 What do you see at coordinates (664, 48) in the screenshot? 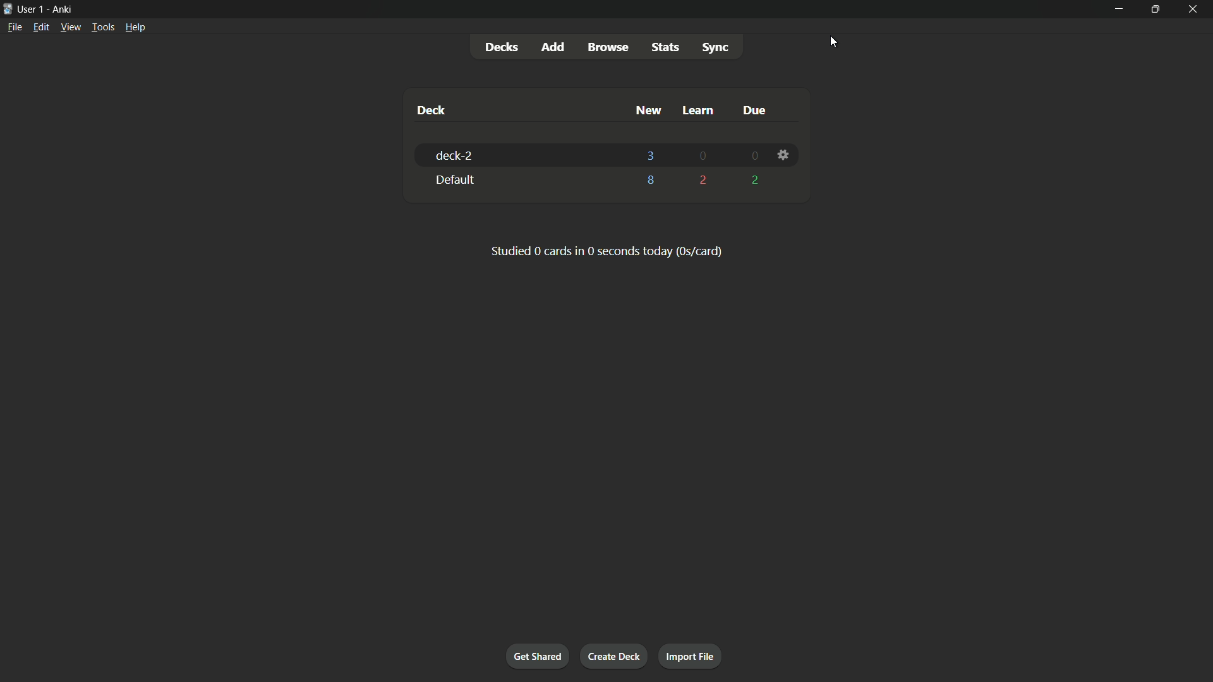
I see `stats` at bounding box center [664, 48].